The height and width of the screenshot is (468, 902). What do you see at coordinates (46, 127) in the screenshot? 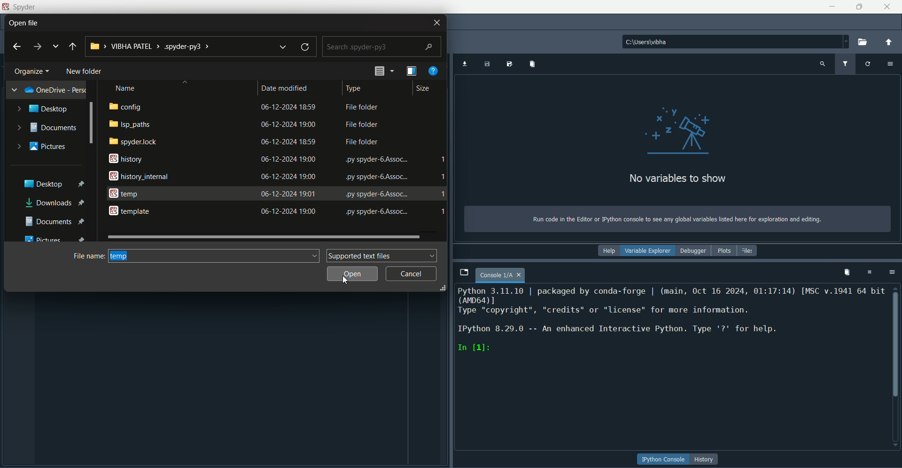
I see `documents` at bounding box center [46, 127].